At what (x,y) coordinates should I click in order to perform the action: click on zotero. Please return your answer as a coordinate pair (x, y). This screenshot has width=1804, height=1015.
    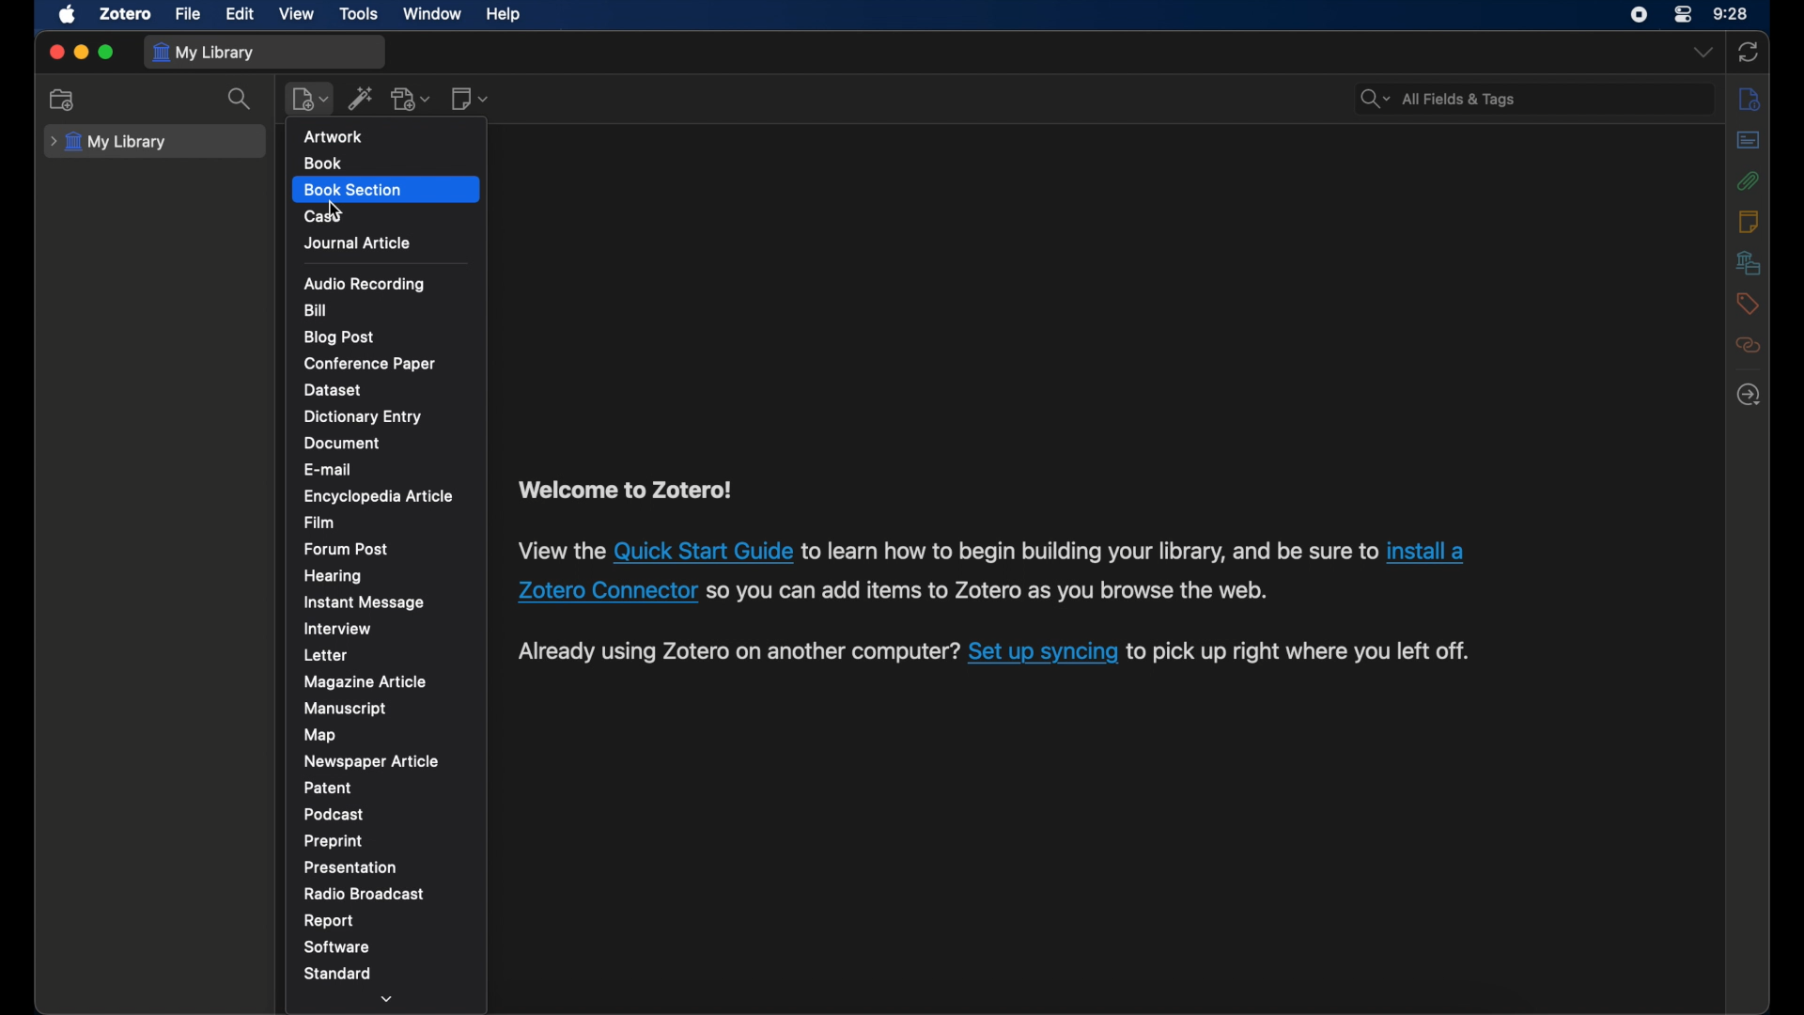
    Looking at the image, I should click on (123, 15).